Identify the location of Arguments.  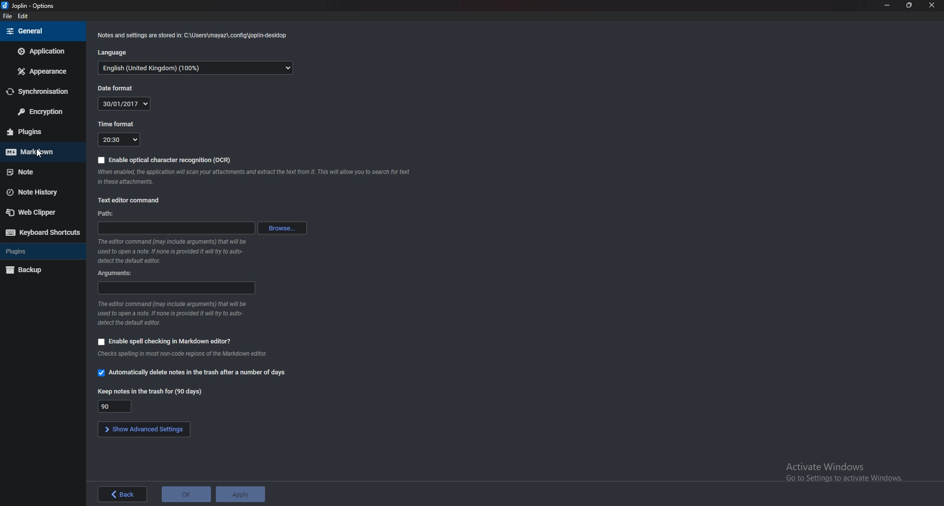
(177, 288).